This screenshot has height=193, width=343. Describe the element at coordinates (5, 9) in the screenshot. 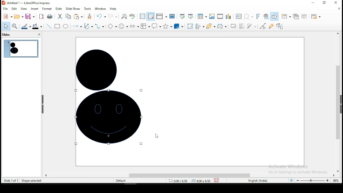

I see `file` at that location.